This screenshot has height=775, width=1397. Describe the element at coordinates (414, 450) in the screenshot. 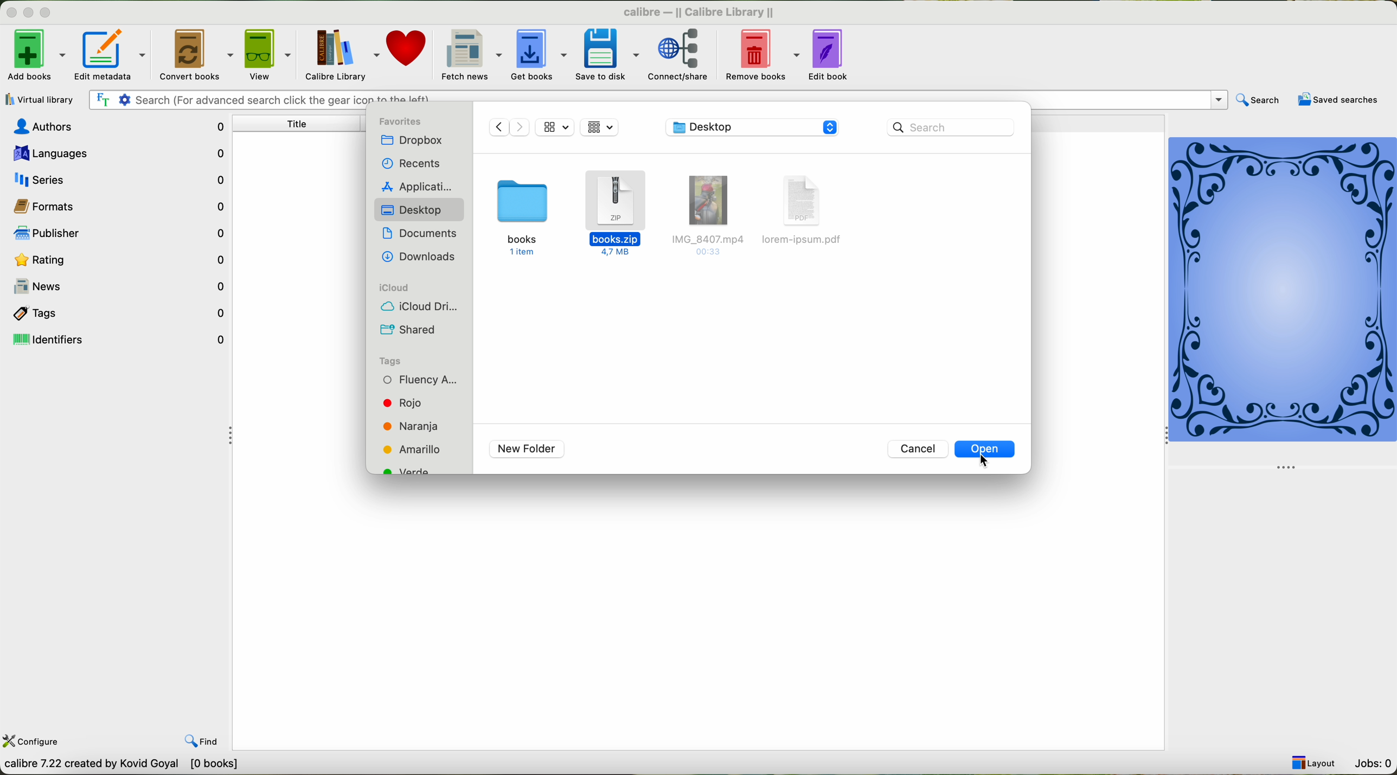

I see `yellow tag` at that location.